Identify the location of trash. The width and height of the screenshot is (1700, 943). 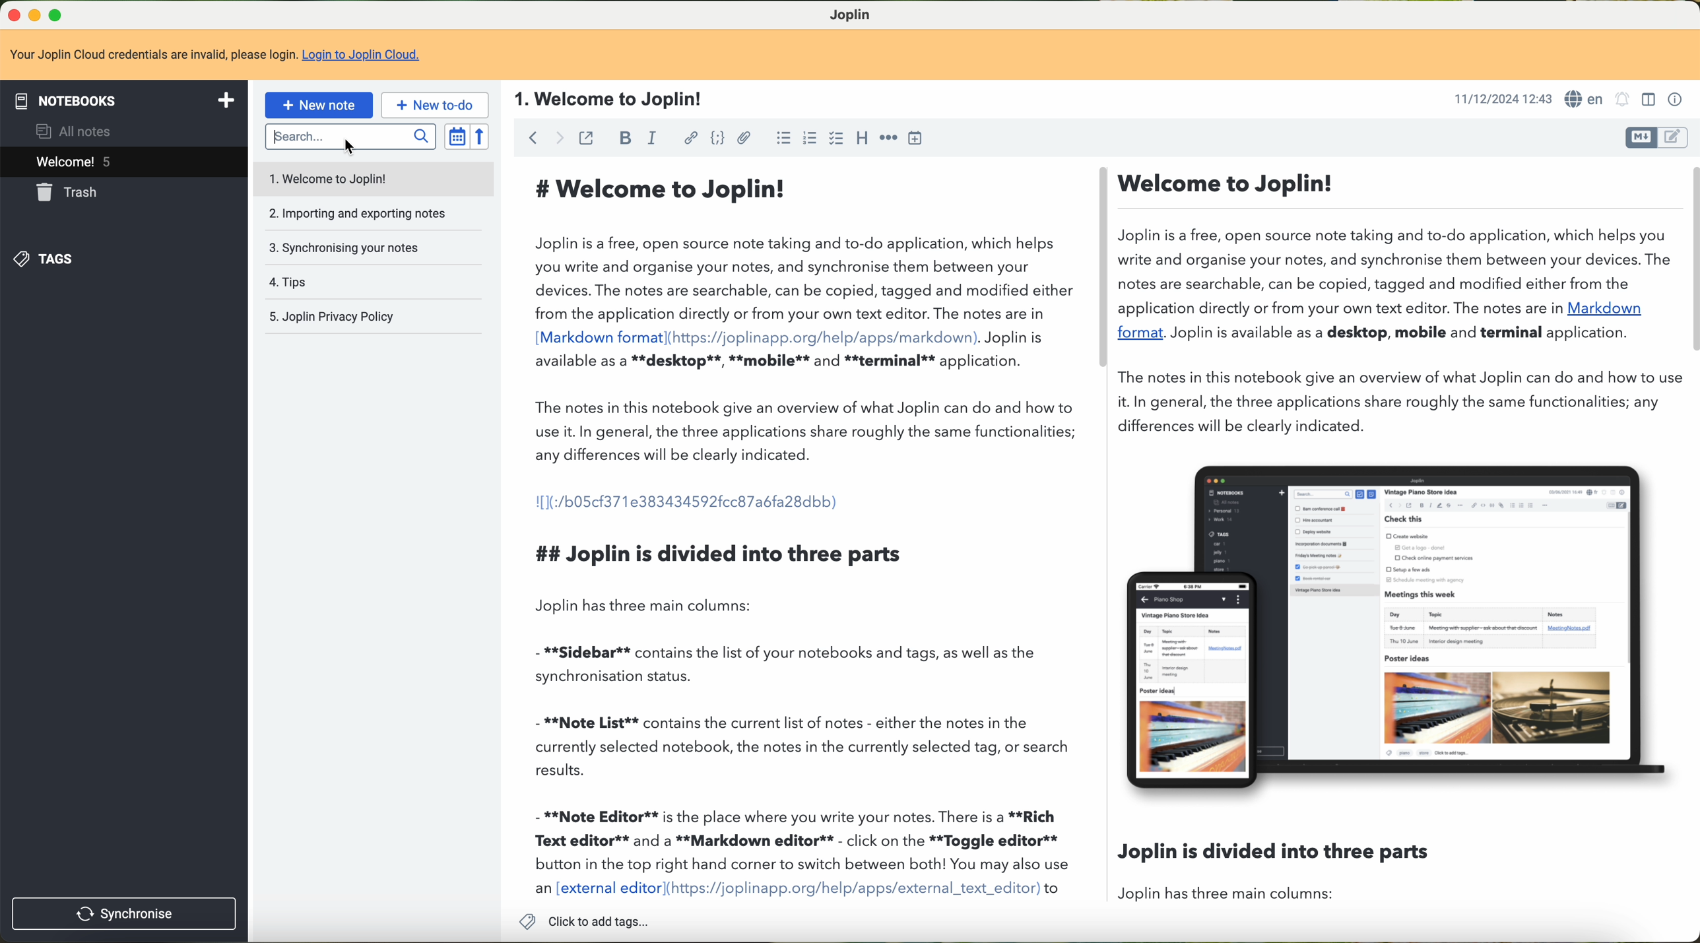
(69, 192).